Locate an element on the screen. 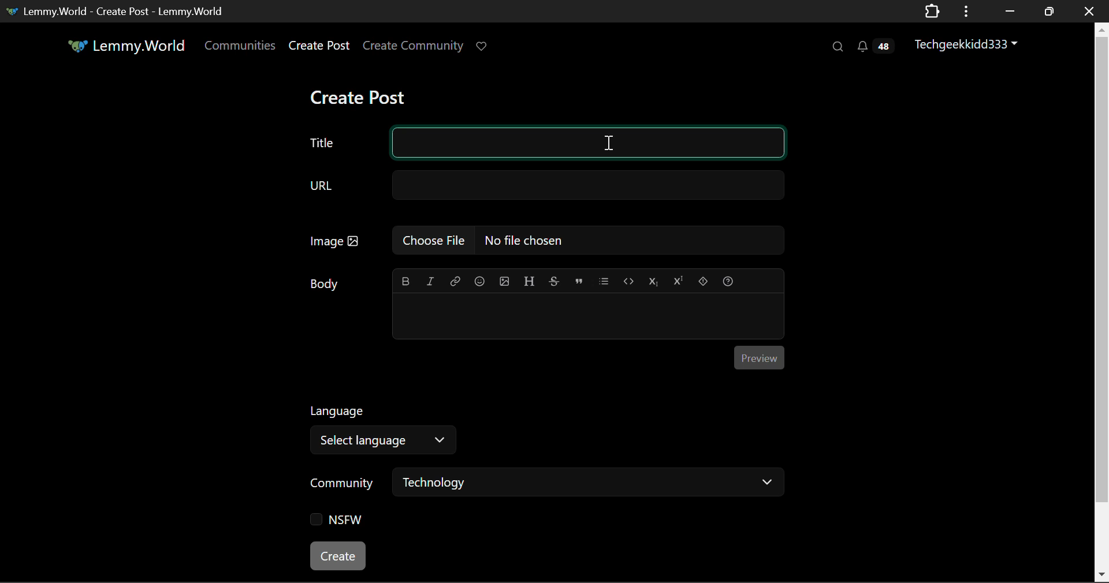 This screenshot has height=583, width=1109. Select Post Language is located at coordinates (378, 427).